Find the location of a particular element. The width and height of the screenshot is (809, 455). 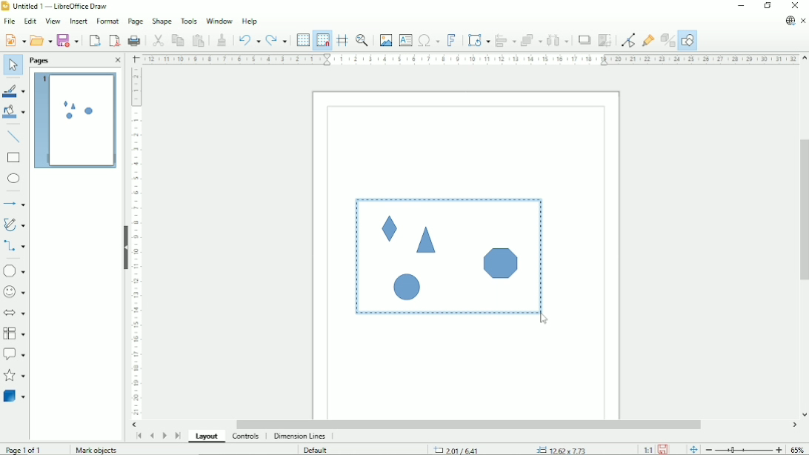

insert fontwork text is located at coordinates (452, 40).